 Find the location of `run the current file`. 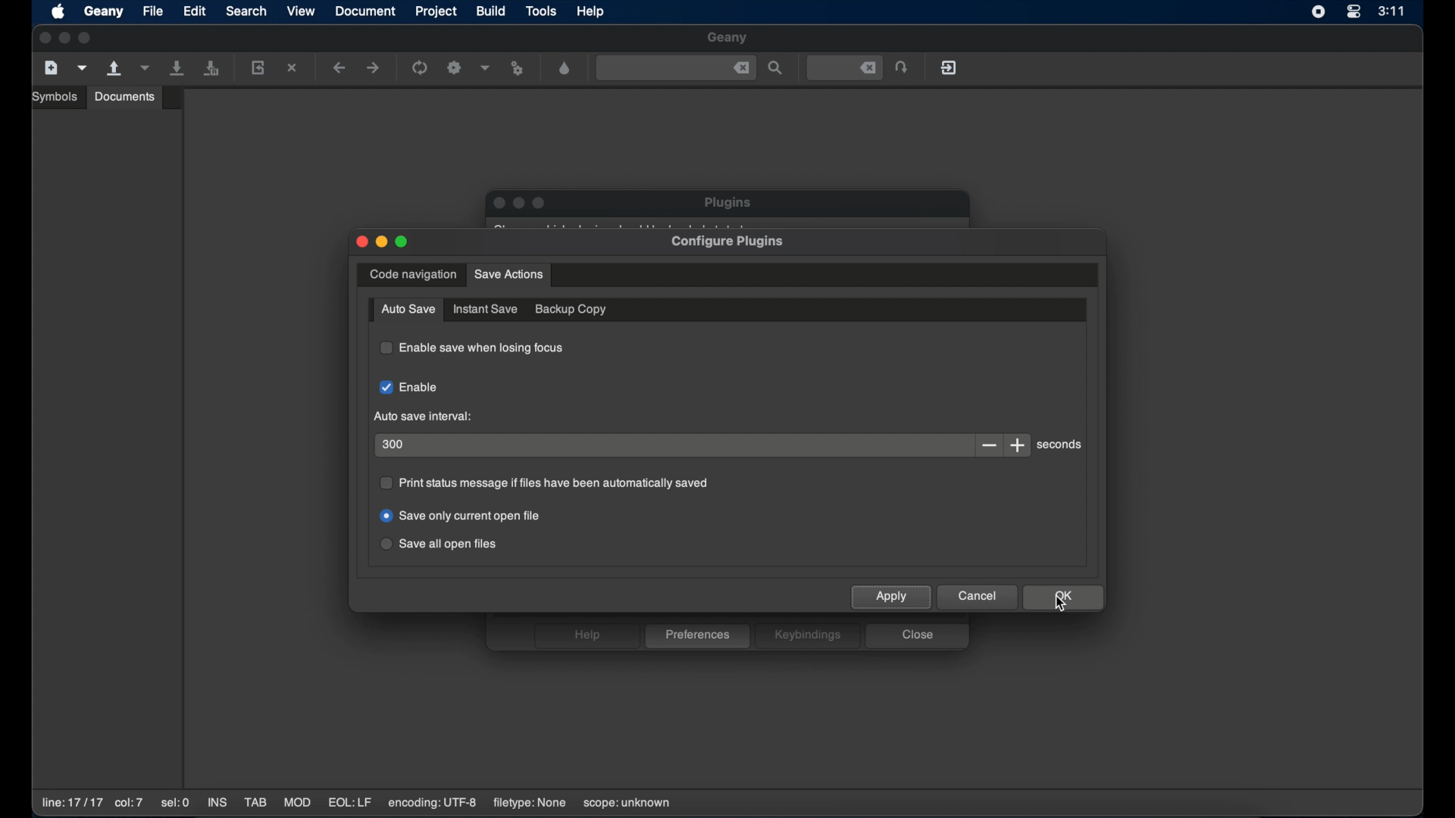

run the current file is located at coordinates (421, 68).